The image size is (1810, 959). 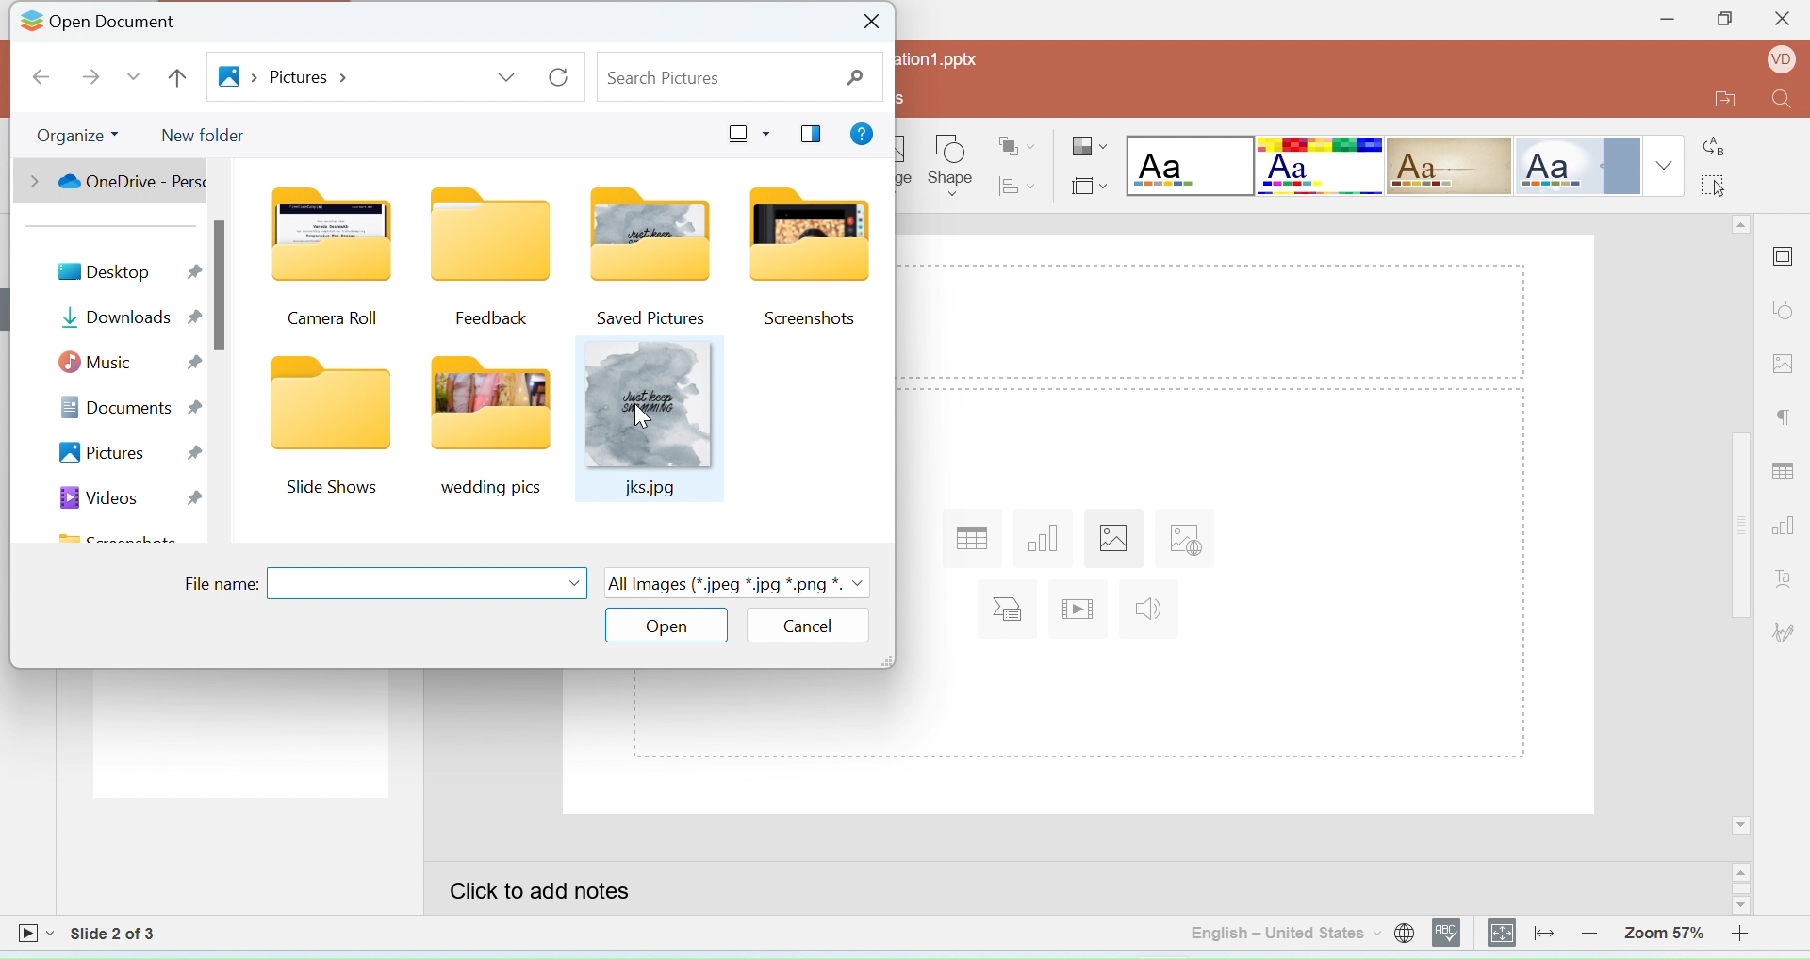 I want to click on file name bar, so click(x=429, y=584).